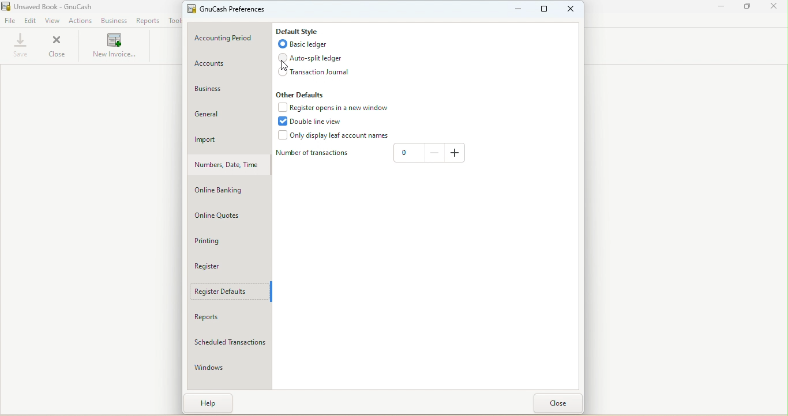  Describe the element at coordinates (322, 153) in the screenshot. I see `Number of transaction` at that location.